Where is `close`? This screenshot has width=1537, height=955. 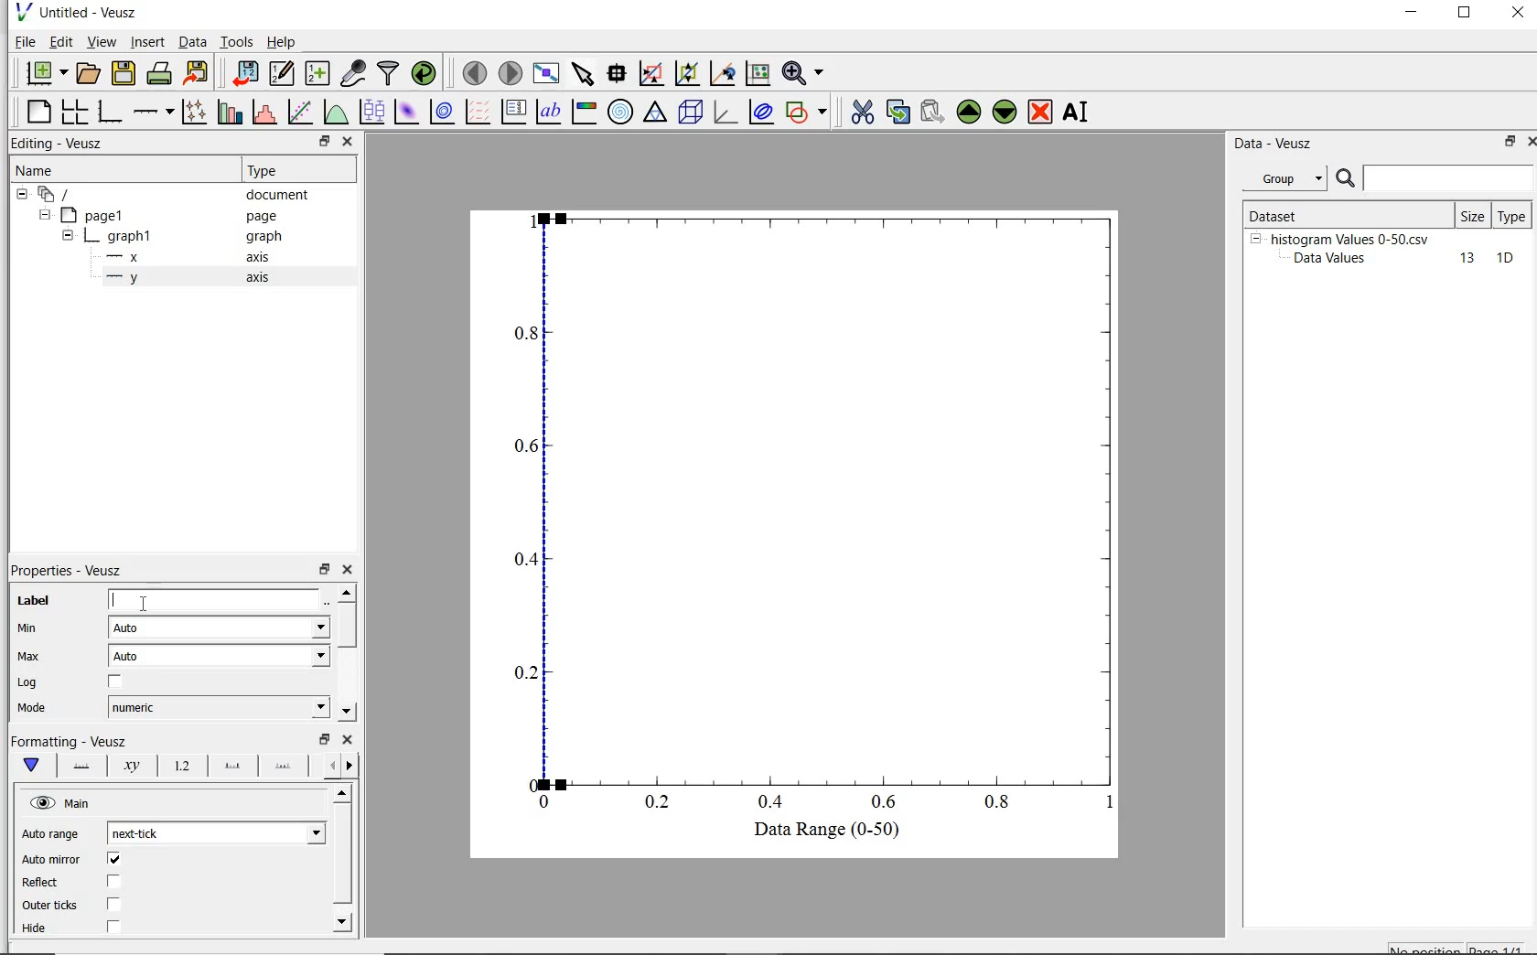 close is located at coordinates (351, 570).